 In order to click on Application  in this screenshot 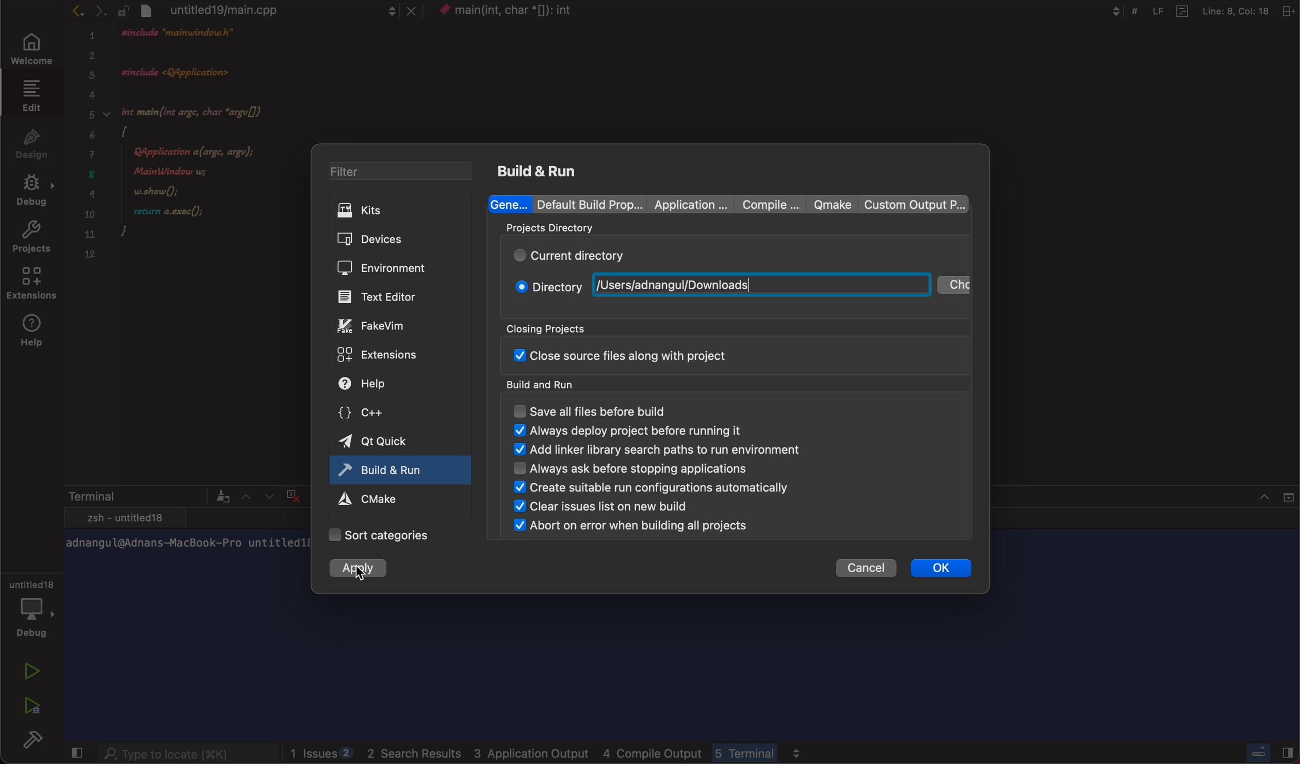, I will do `click(690, 205)`.